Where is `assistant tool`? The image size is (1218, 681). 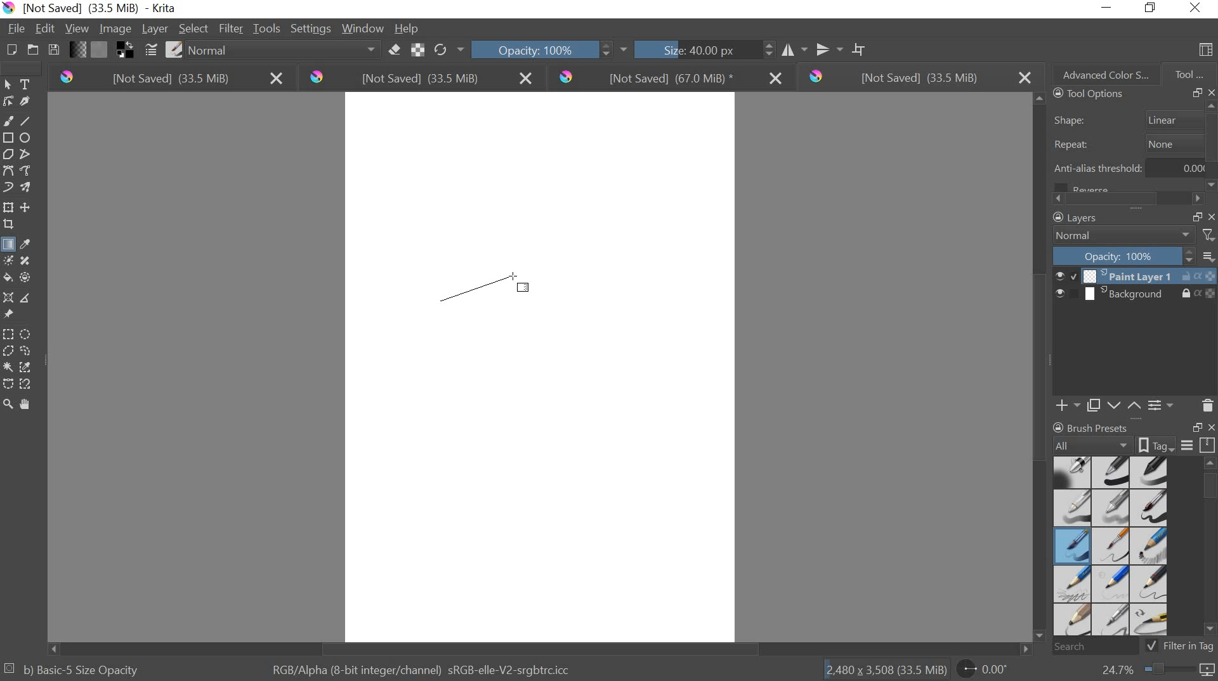 assistant tool is located at coordinates (8, 297).